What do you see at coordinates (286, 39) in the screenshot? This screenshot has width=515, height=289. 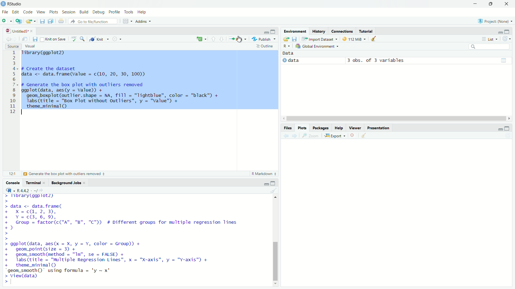 I see `export` at bounding box center [286, 39].